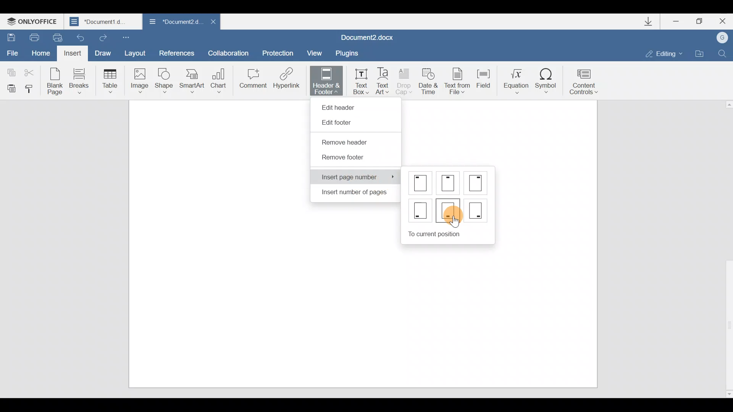 The image size is (733, 412). Describe the element at coordinates (343, 159) in the screenshot. I see `Remove footer` at that location.